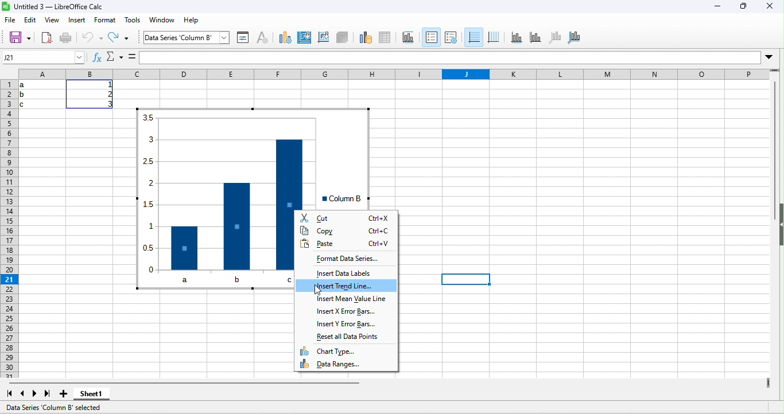 The height and width of the screenshot is (414, 784). What do you see at coordinates (364, 37) in the screenshot?
I see `data ranges` at bounding box center [364, 37].